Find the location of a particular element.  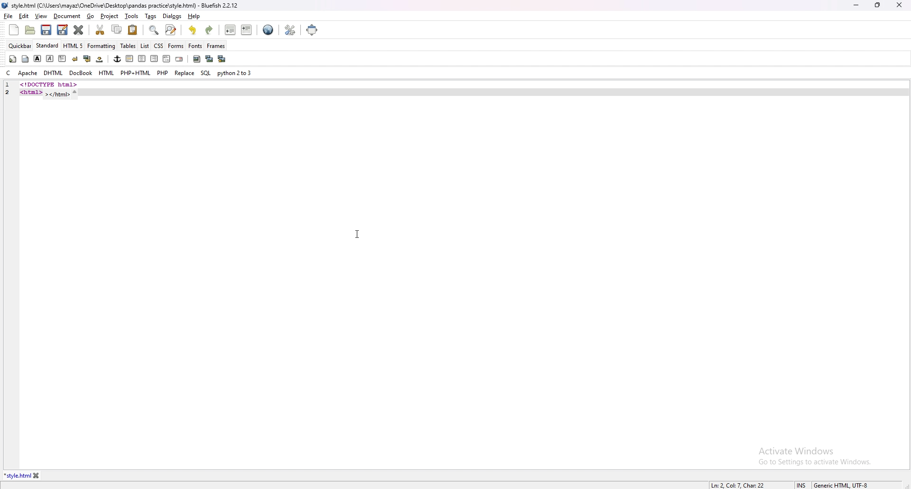

close is located at coordinates (899, 5).